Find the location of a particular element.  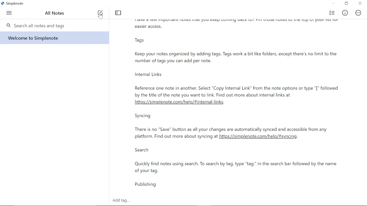

New note is located at coordinates (101, 14).